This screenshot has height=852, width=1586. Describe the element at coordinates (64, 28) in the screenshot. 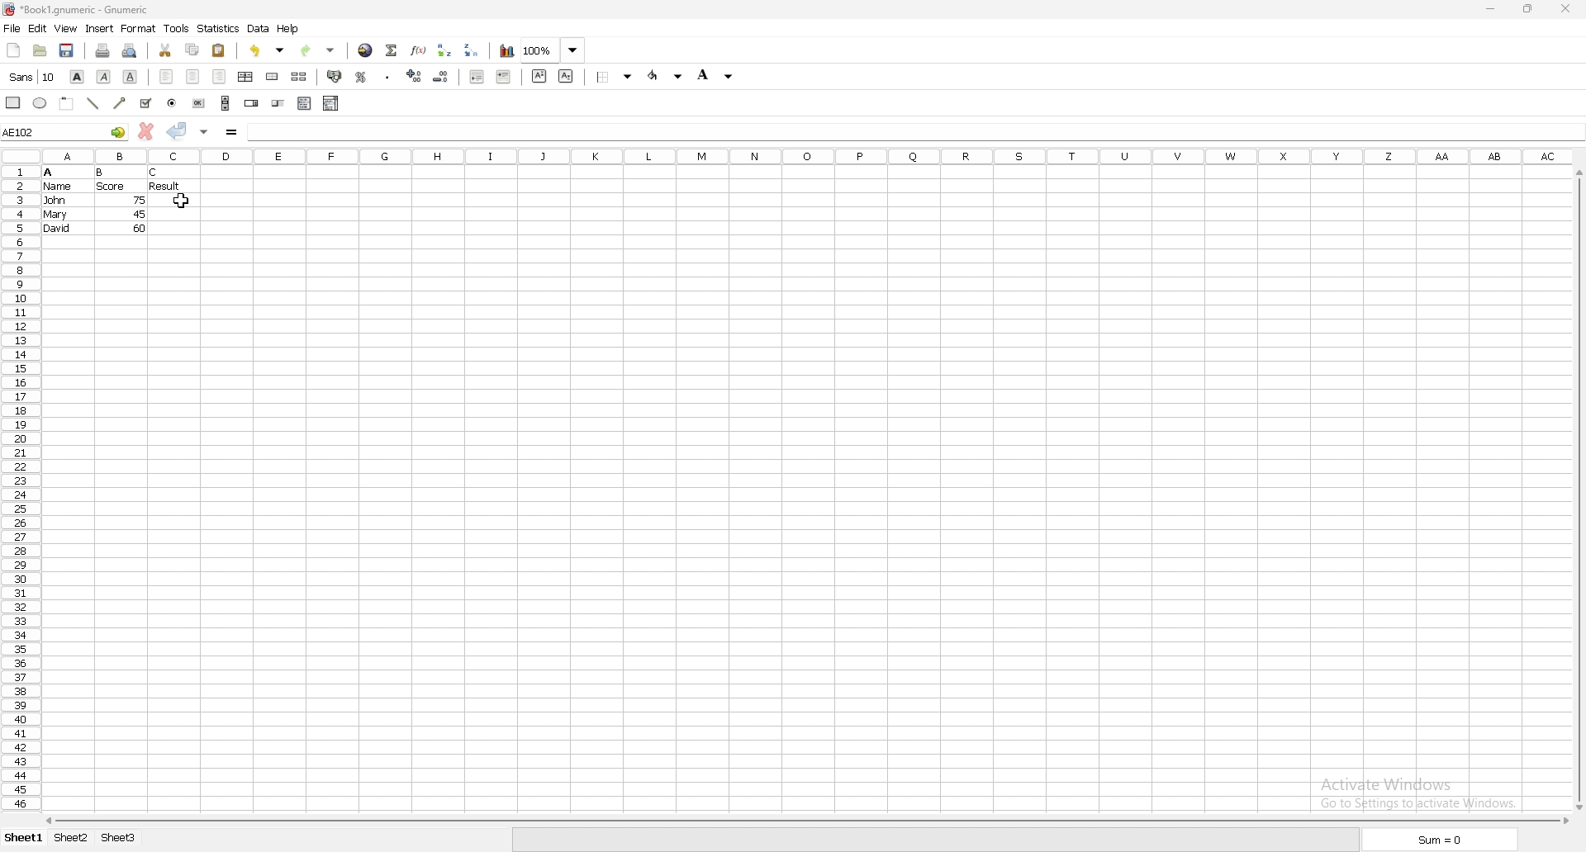

I see `view` at that location.